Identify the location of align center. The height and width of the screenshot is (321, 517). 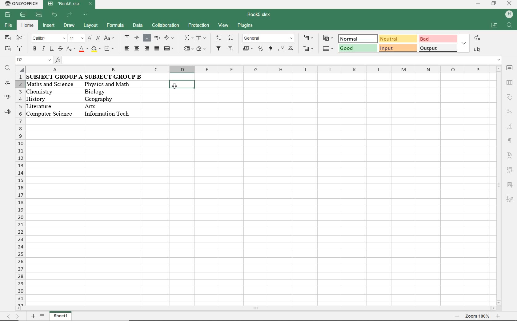
(137, 48).